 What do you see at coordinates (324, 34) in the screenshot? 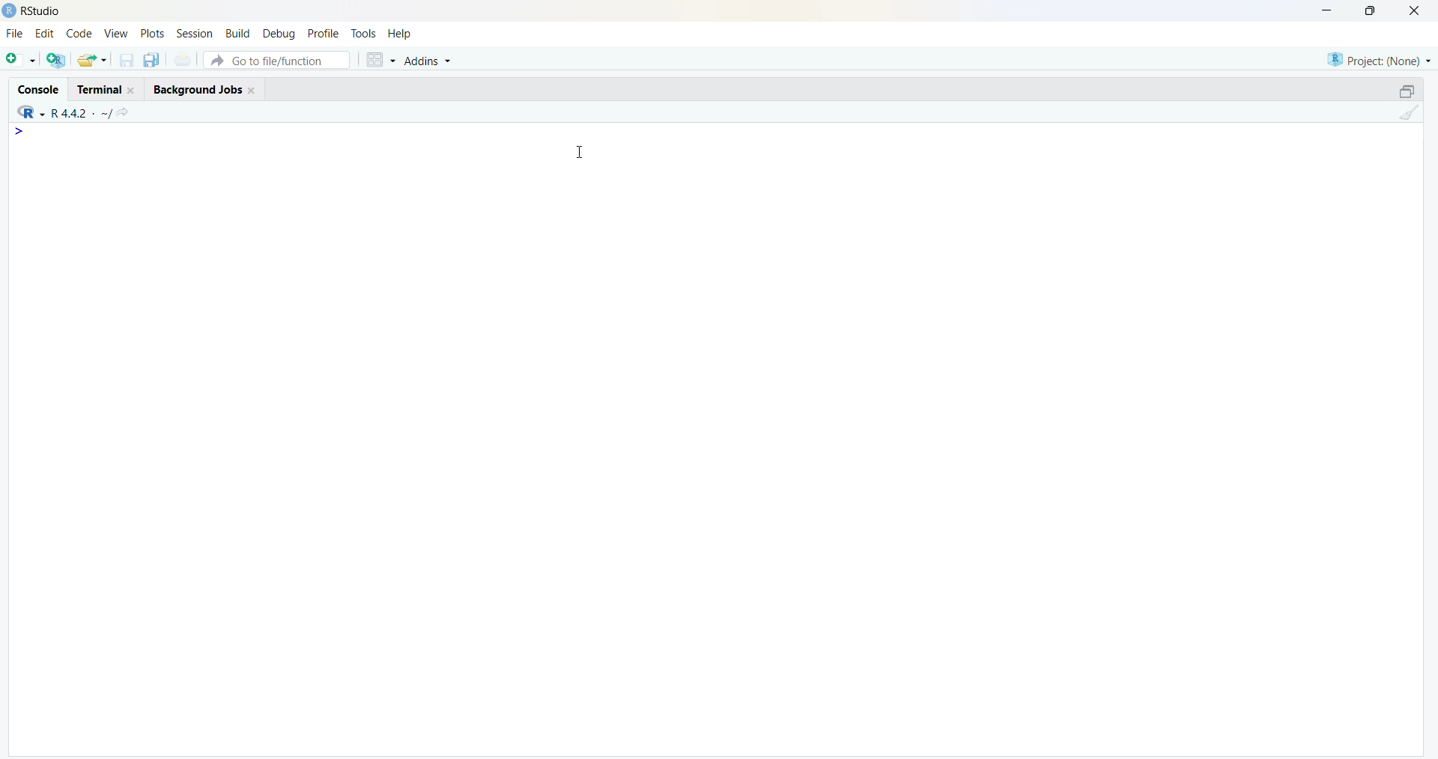
I see `profile` at bounding box center [324, 34].